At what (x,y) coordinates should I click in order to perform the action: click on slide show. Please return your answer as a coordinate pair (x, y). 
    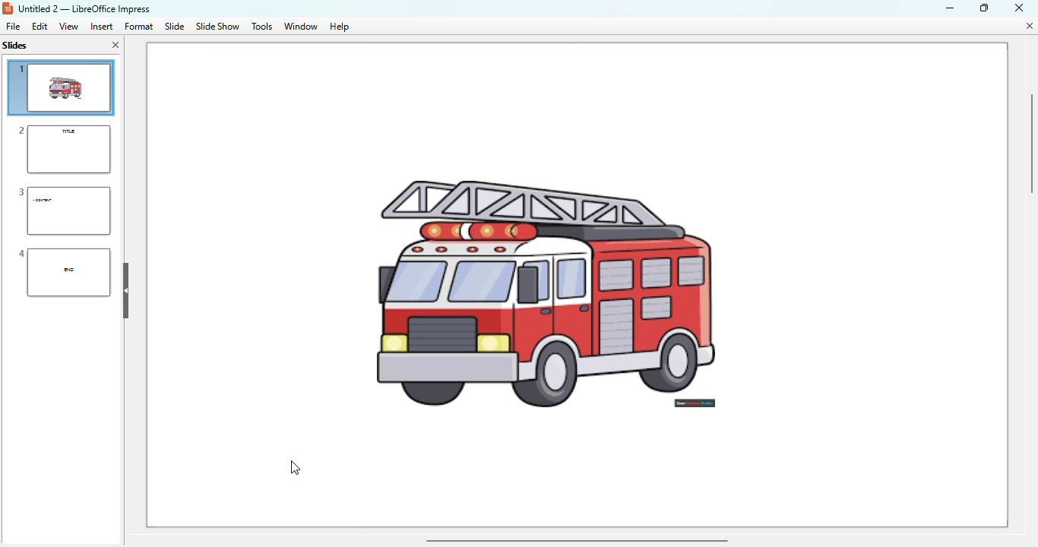
    Looking at the image, I should click on (217, 27).